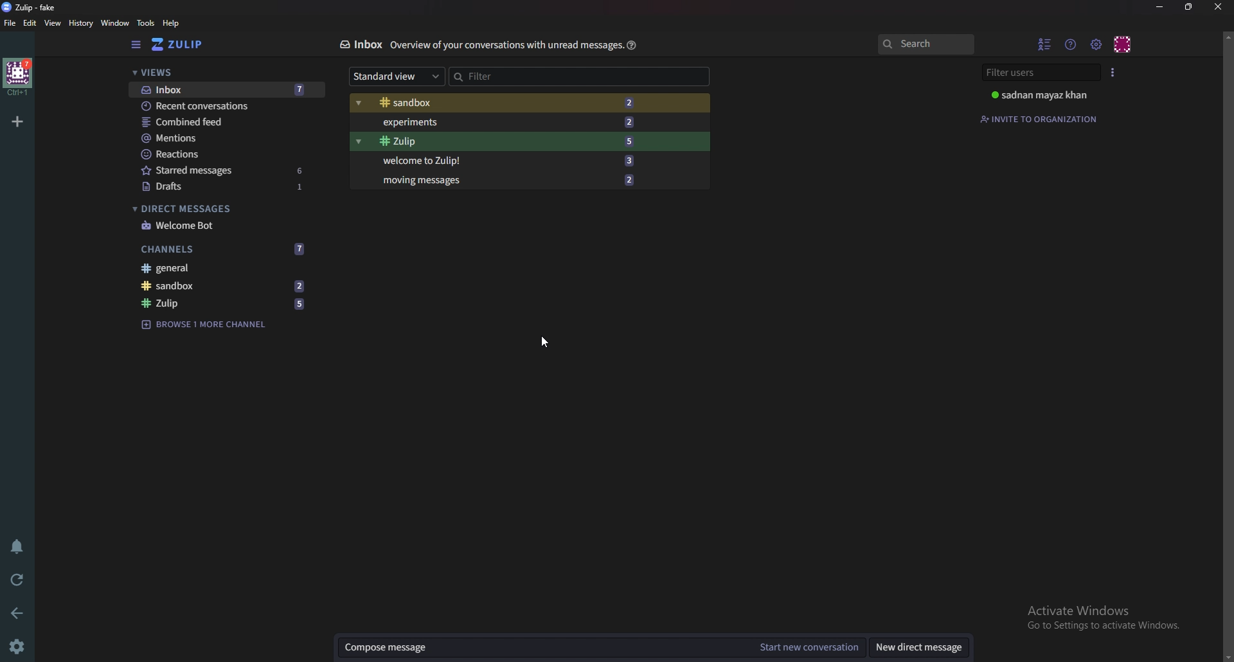 The image size is (1234, 662). I want to click on # Sandbox, so click(451, 103).